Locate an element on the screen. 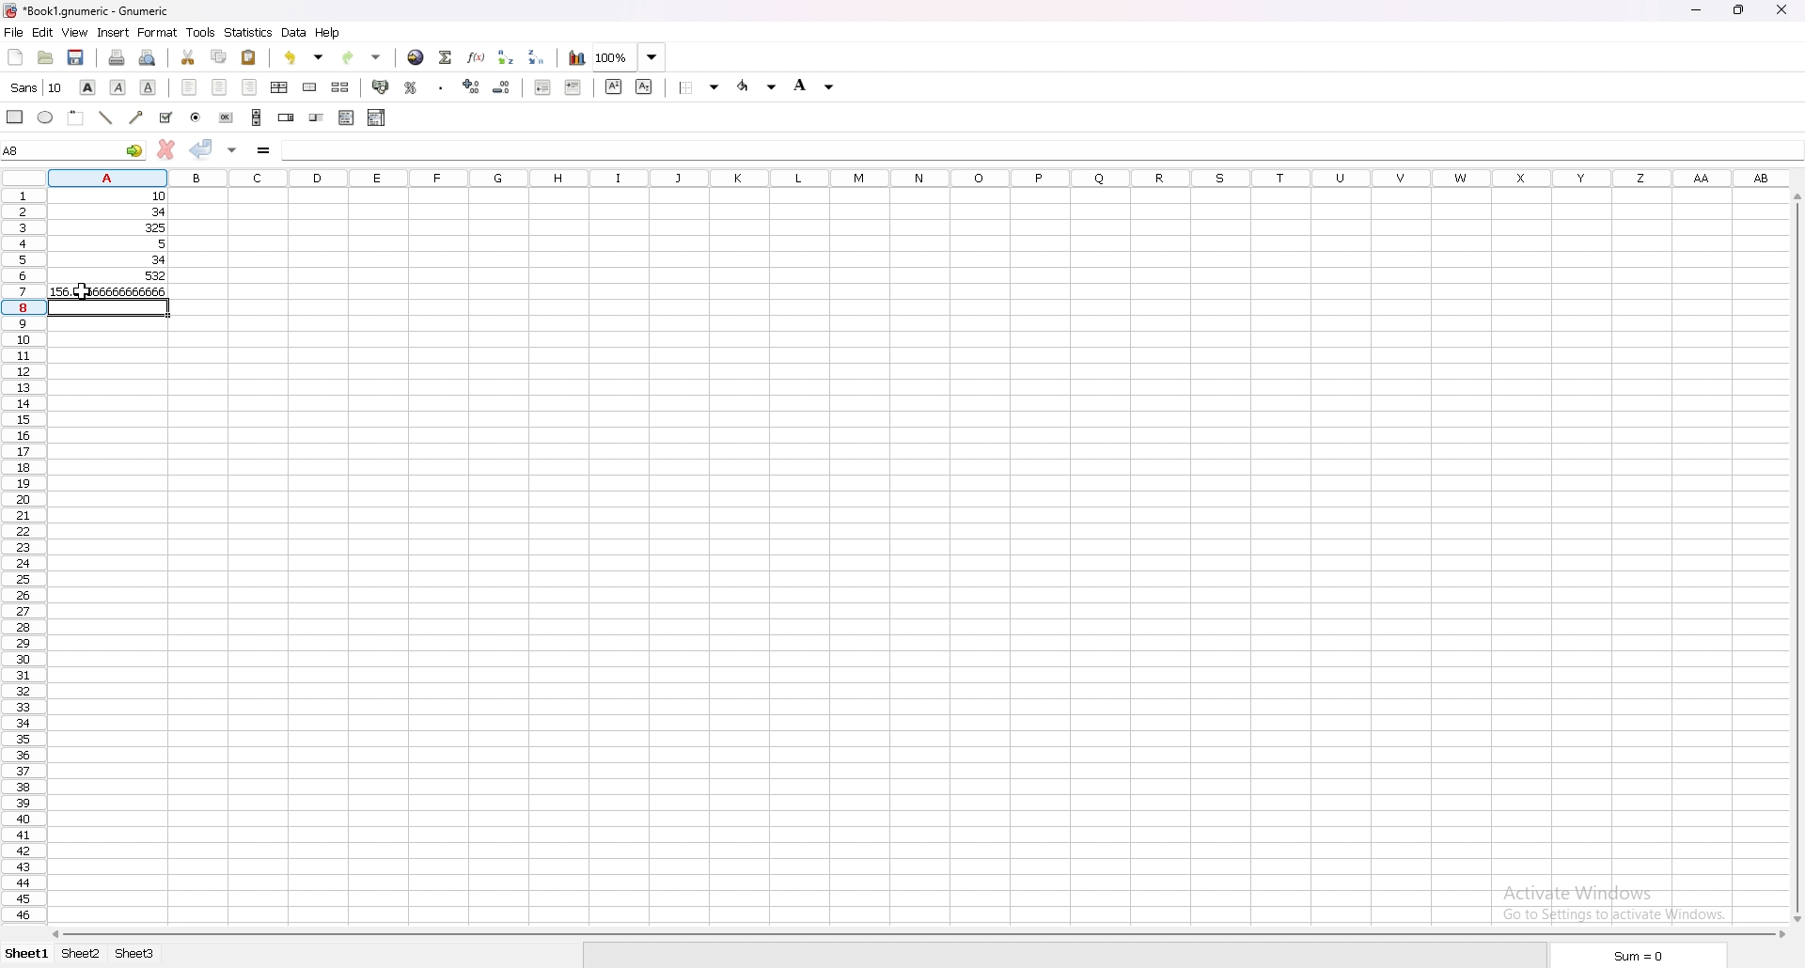 Image resolution: width=1805 pixels, height=968 pixels. merge cells is located at coordinates (310, 88).